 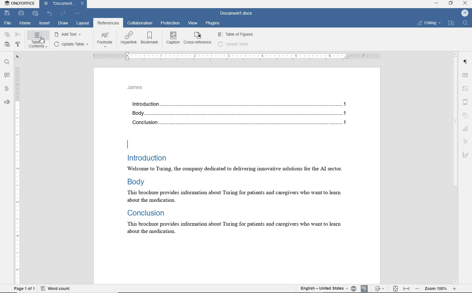 What do you see at coordinates (235, 56) in the screenshot?
I see `ruler` at bounding box center [235, 56].